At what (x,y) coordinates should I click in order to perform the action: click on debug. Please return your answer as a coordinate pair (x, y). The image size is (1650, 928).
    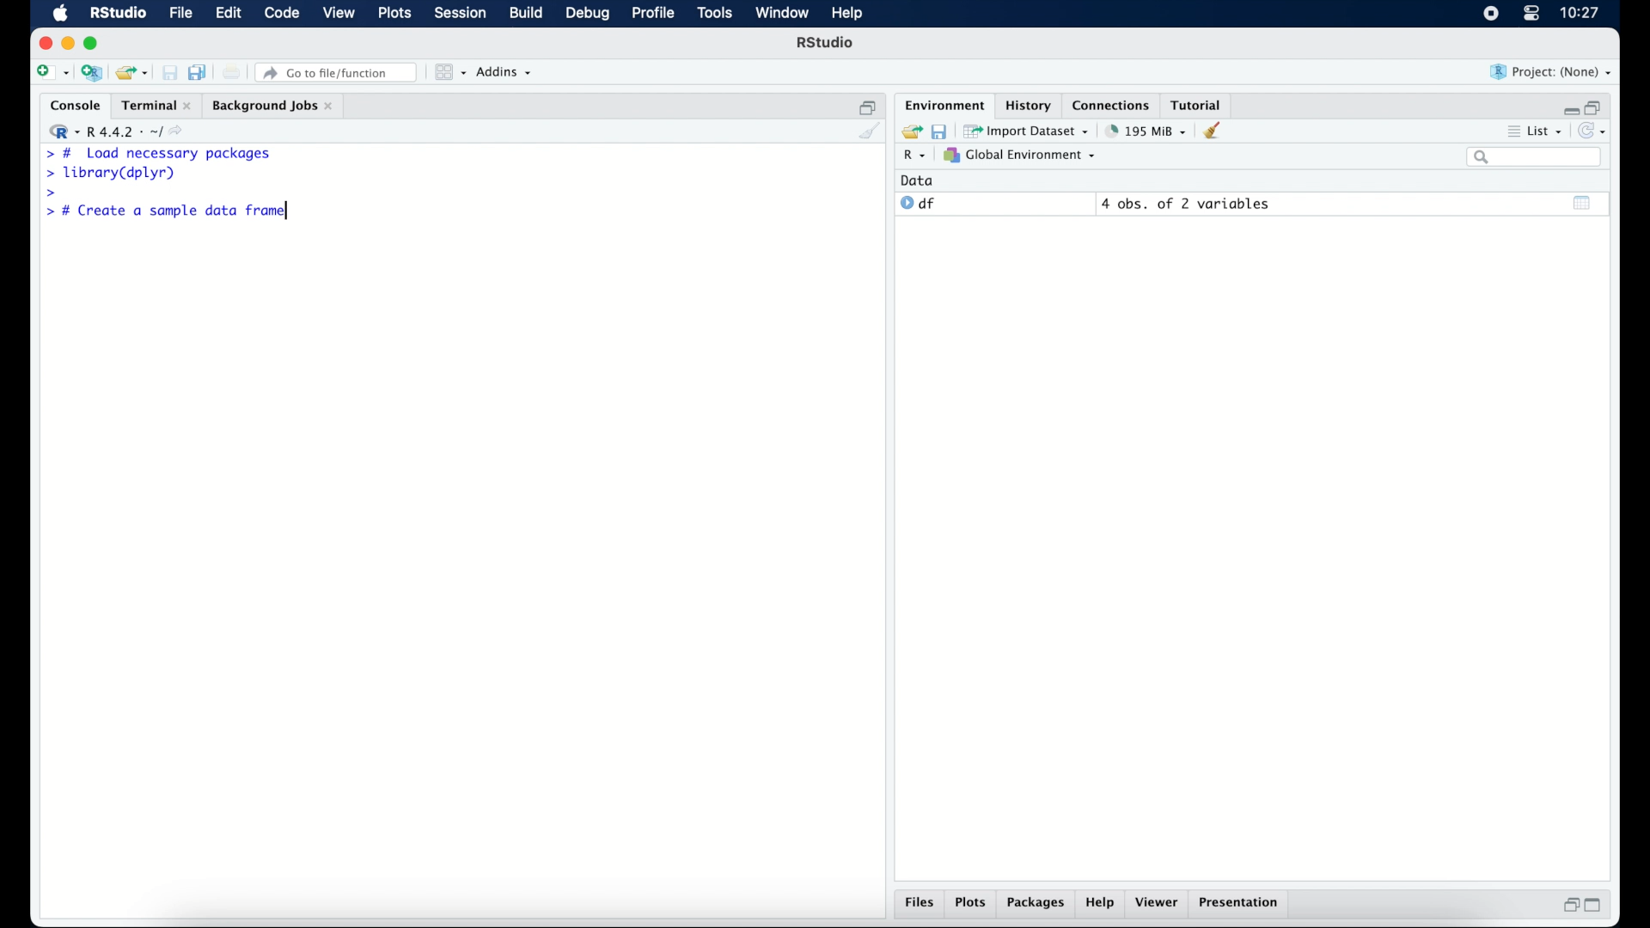
    Looking at the image, I should click on (588, 15).